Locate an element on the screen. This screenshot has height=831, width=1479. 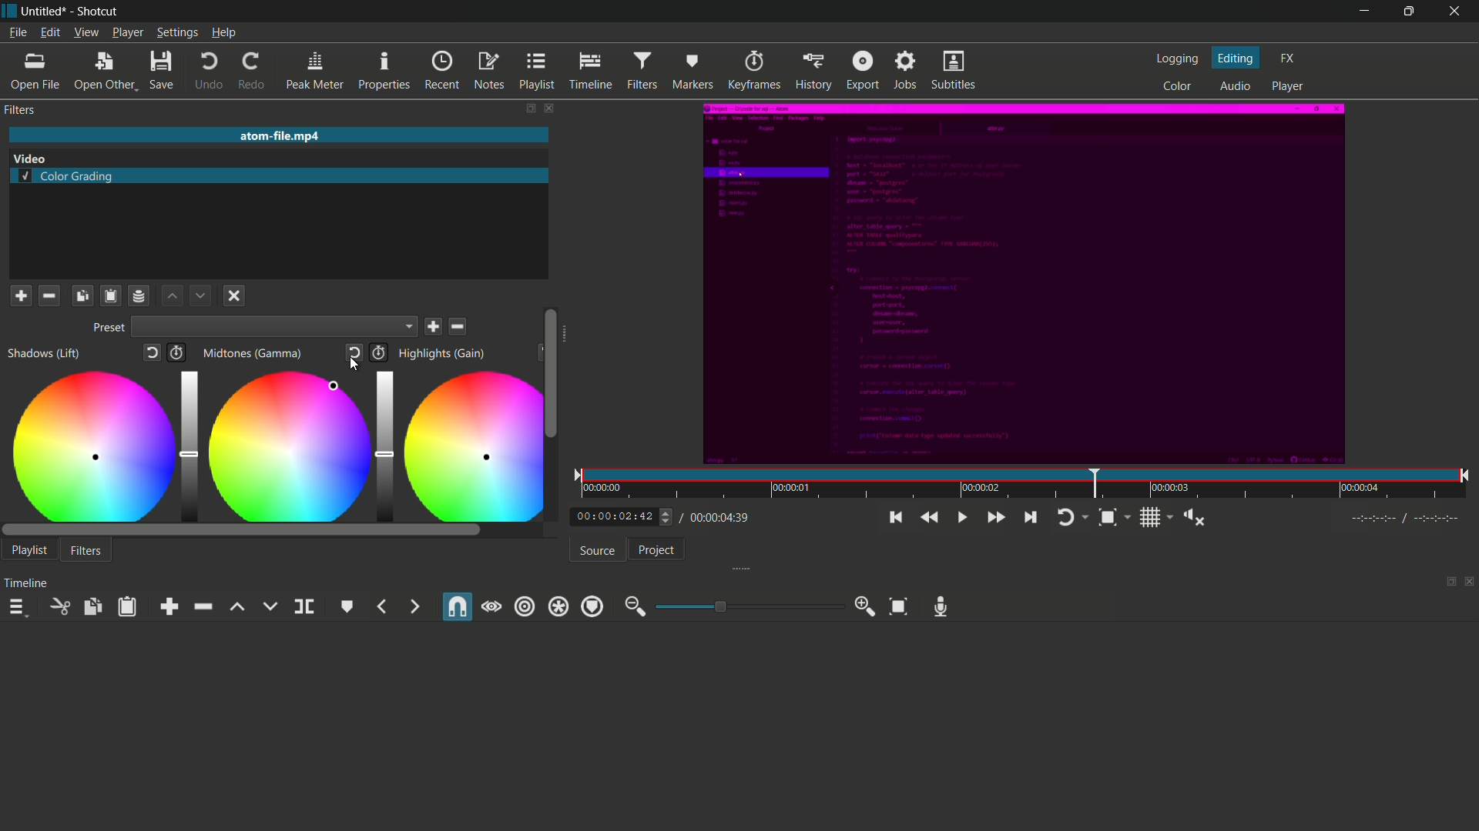
toggle player looping is located at coordinates (1070, 516).